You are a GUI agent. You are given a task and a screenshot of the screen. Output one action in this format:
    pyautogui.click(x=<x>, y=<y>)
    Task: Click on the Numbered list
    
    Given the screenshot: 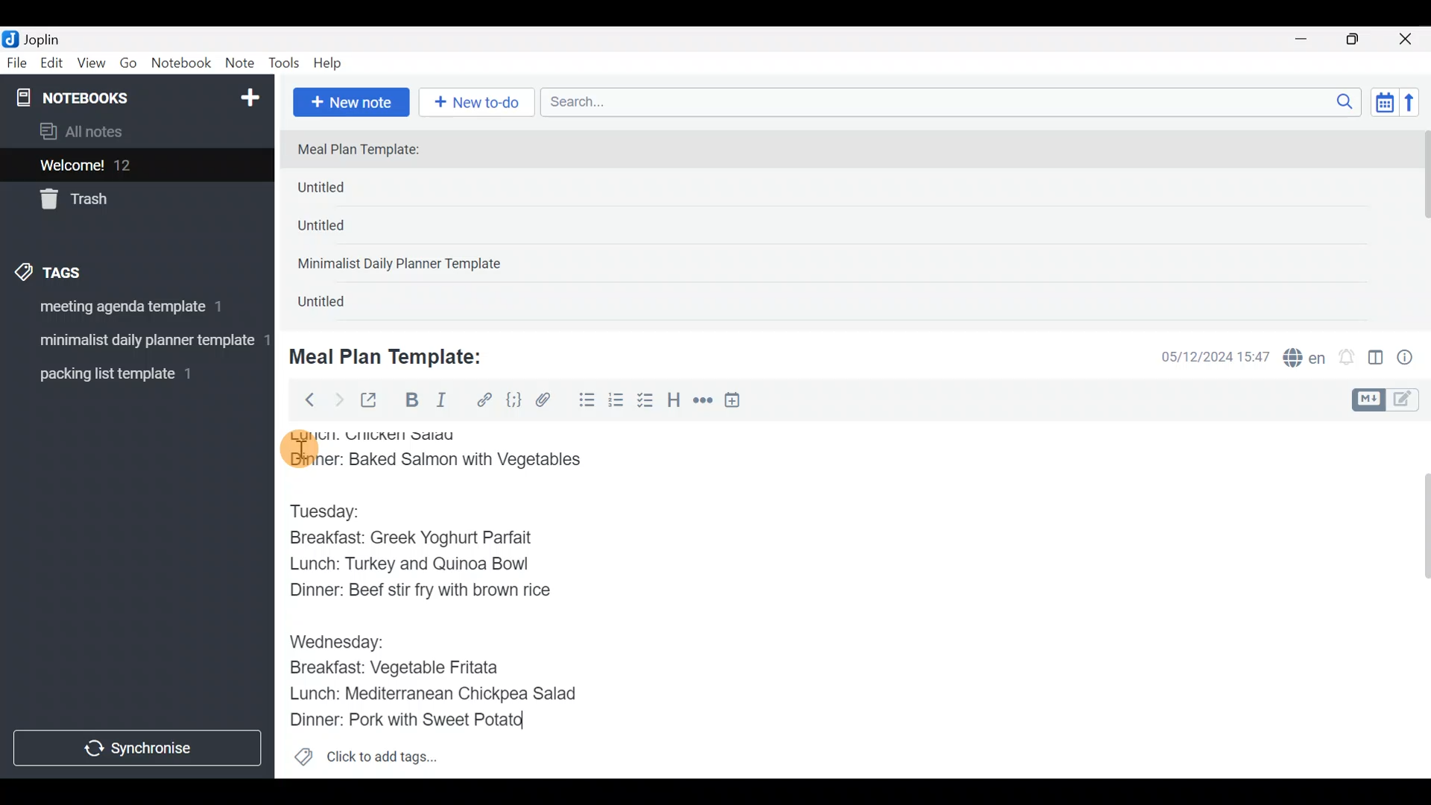 What is the action you would take?
    pyautogui.click(x=616, y=403)
    